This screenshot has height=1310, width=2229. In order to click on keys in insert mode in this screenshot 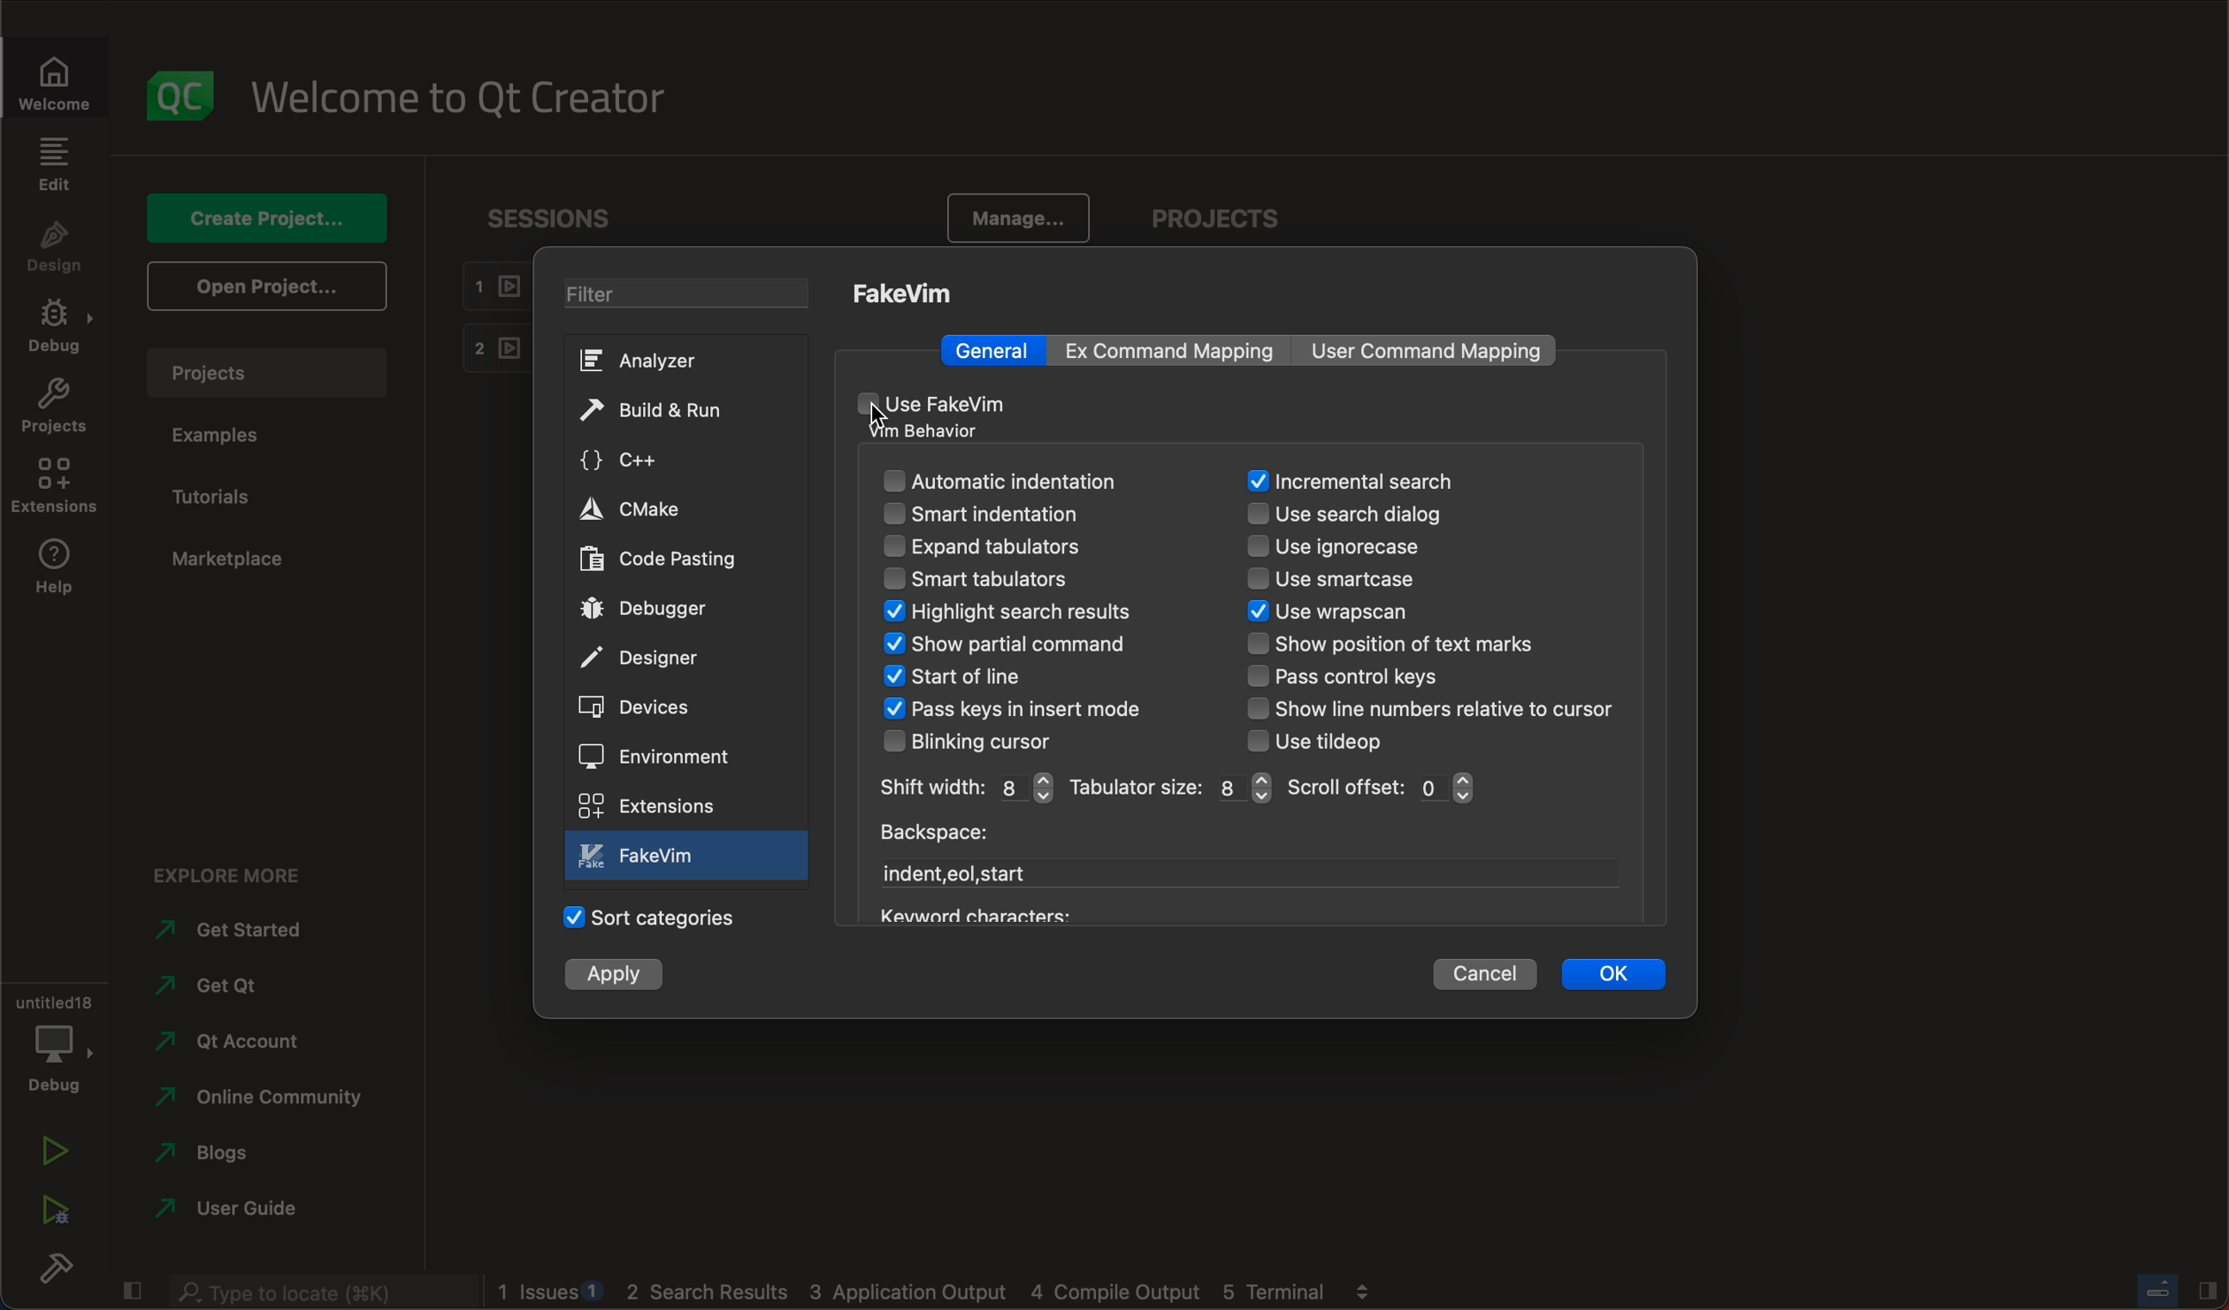, I will do `click(1040, 711)`.